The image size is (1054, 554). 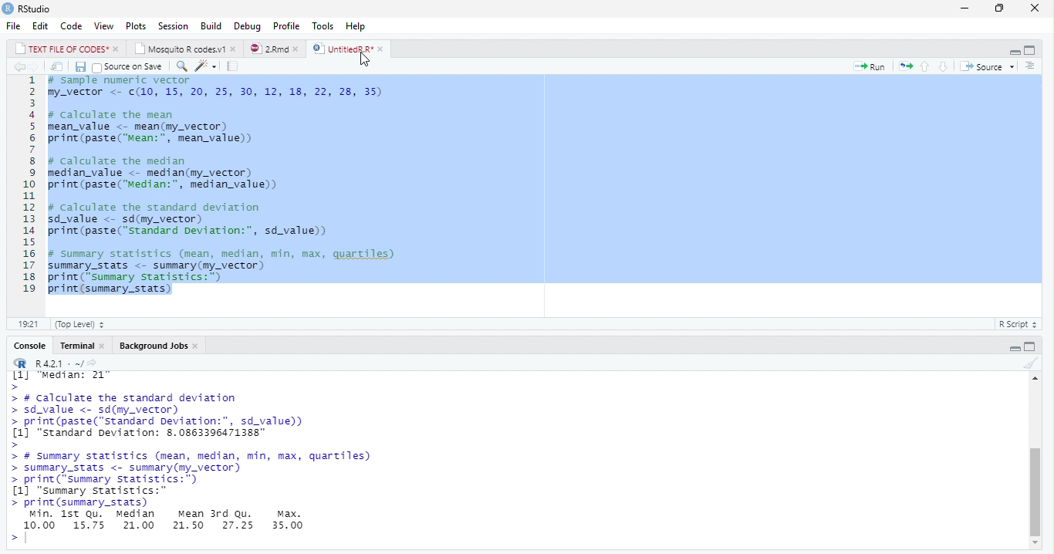 I want to click on 1:1, so click(x=27, y=324).